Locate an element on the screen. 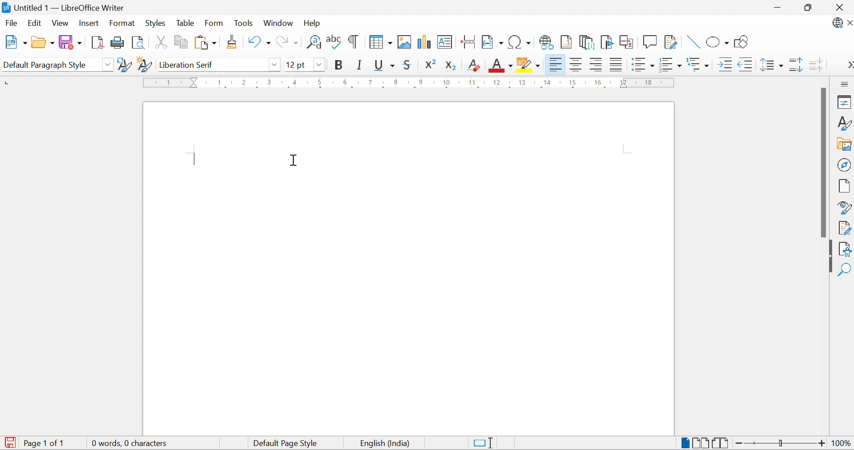 The height and width of the screenshot is (450, 854). Edit is located at coordinates (35, 23).